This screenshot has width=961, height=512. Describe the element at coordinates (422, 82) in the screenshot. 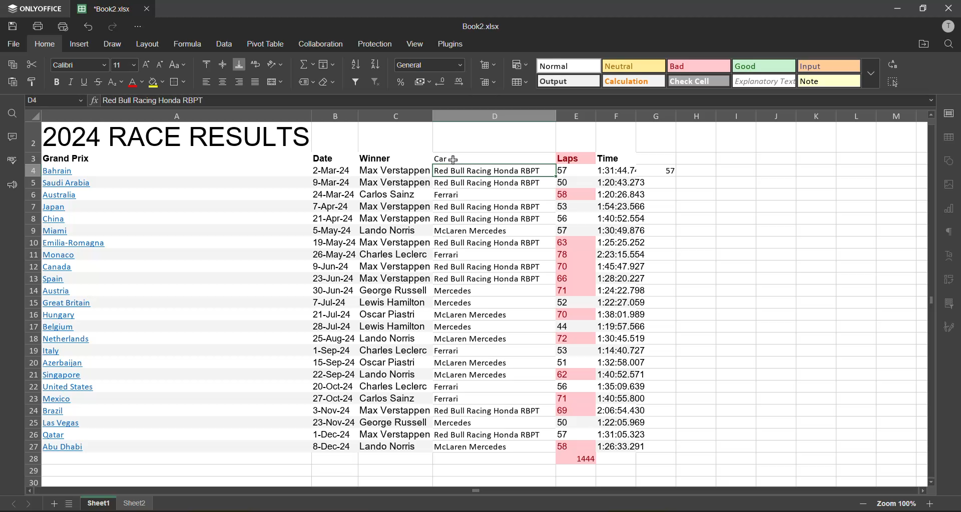

I see `accounting` at that location.